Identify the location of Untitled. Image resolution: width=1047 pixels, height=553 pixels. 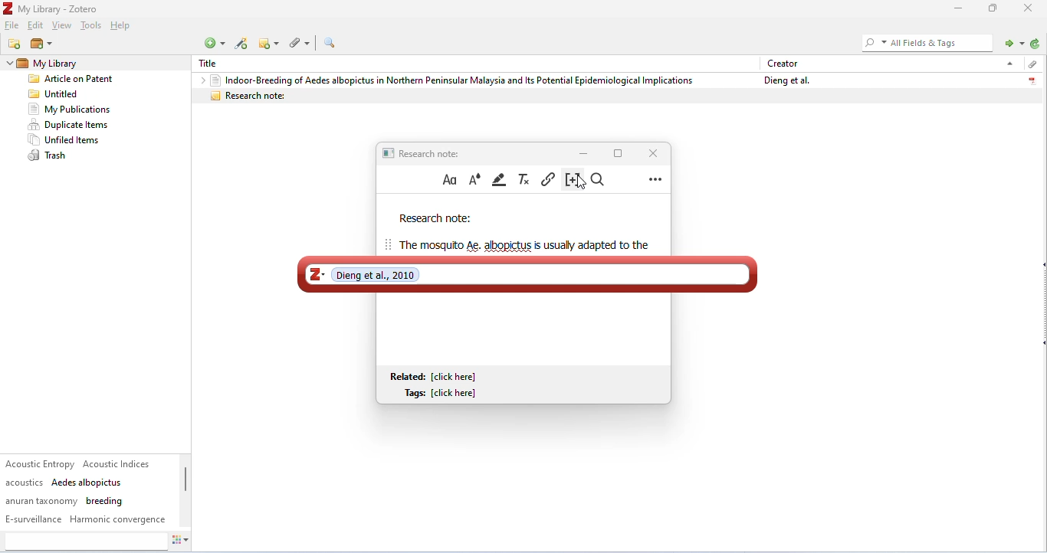
(57, 94).